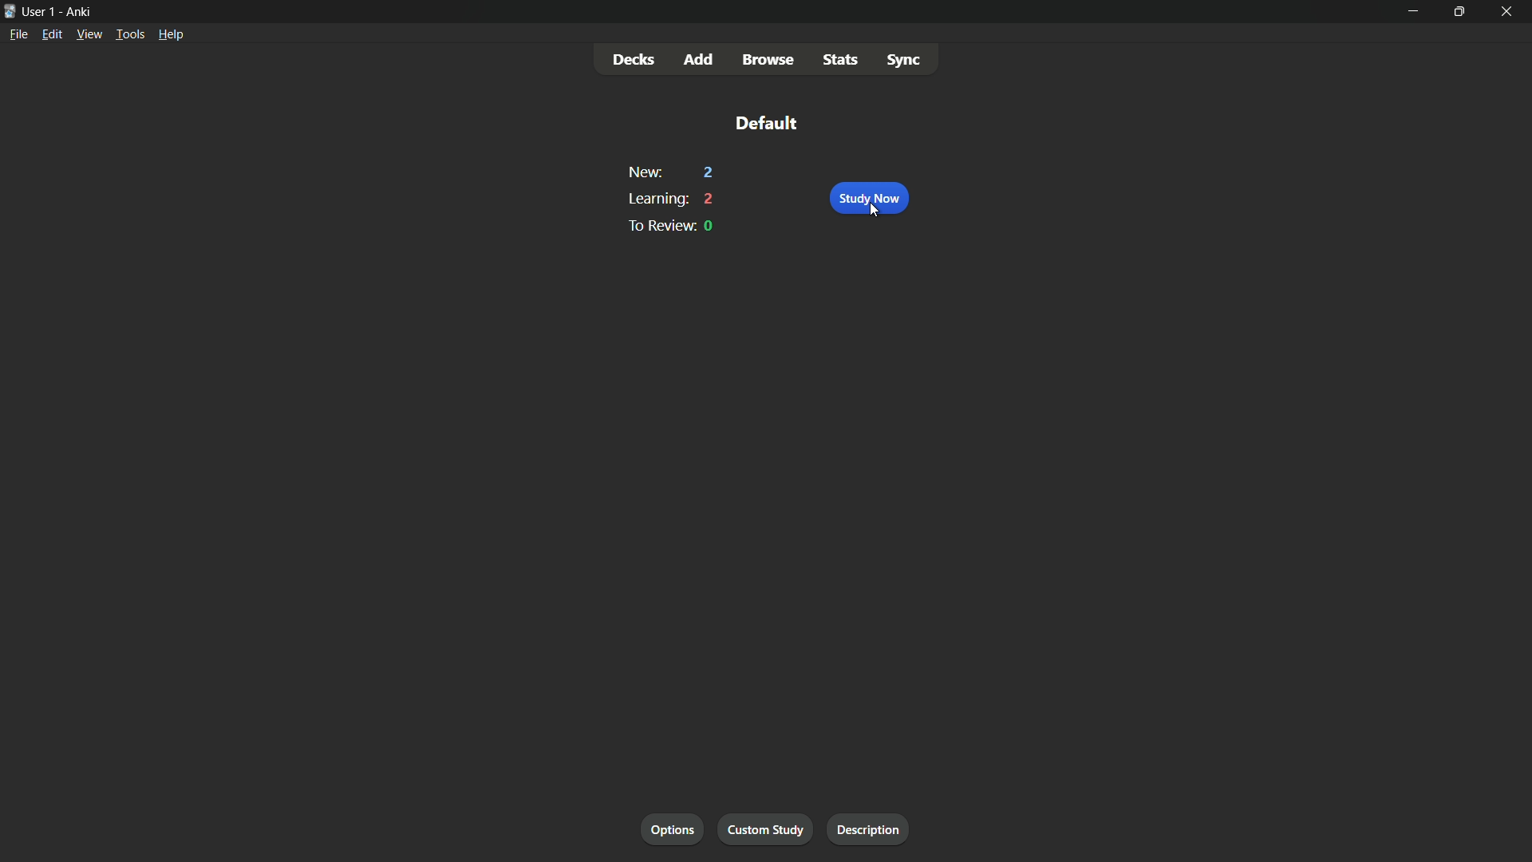 This screenshot has height=862, width=1532. Describe the element at coordinates (172, 34) in the screenshot. I see `help` at that location.